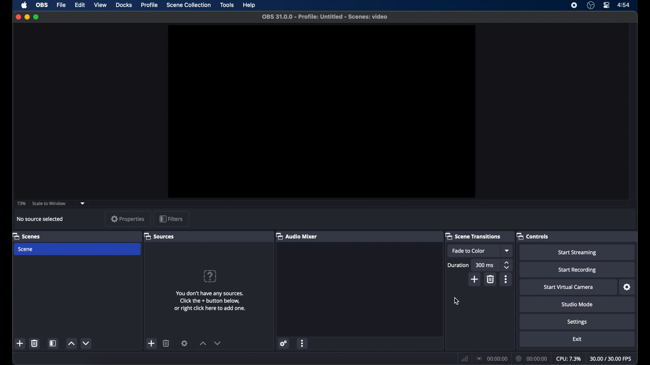 The height and width of the screenshot is (365, 650). Describe the element at coordinates (506, 279) in the screenshot. I see `more options` at that location.